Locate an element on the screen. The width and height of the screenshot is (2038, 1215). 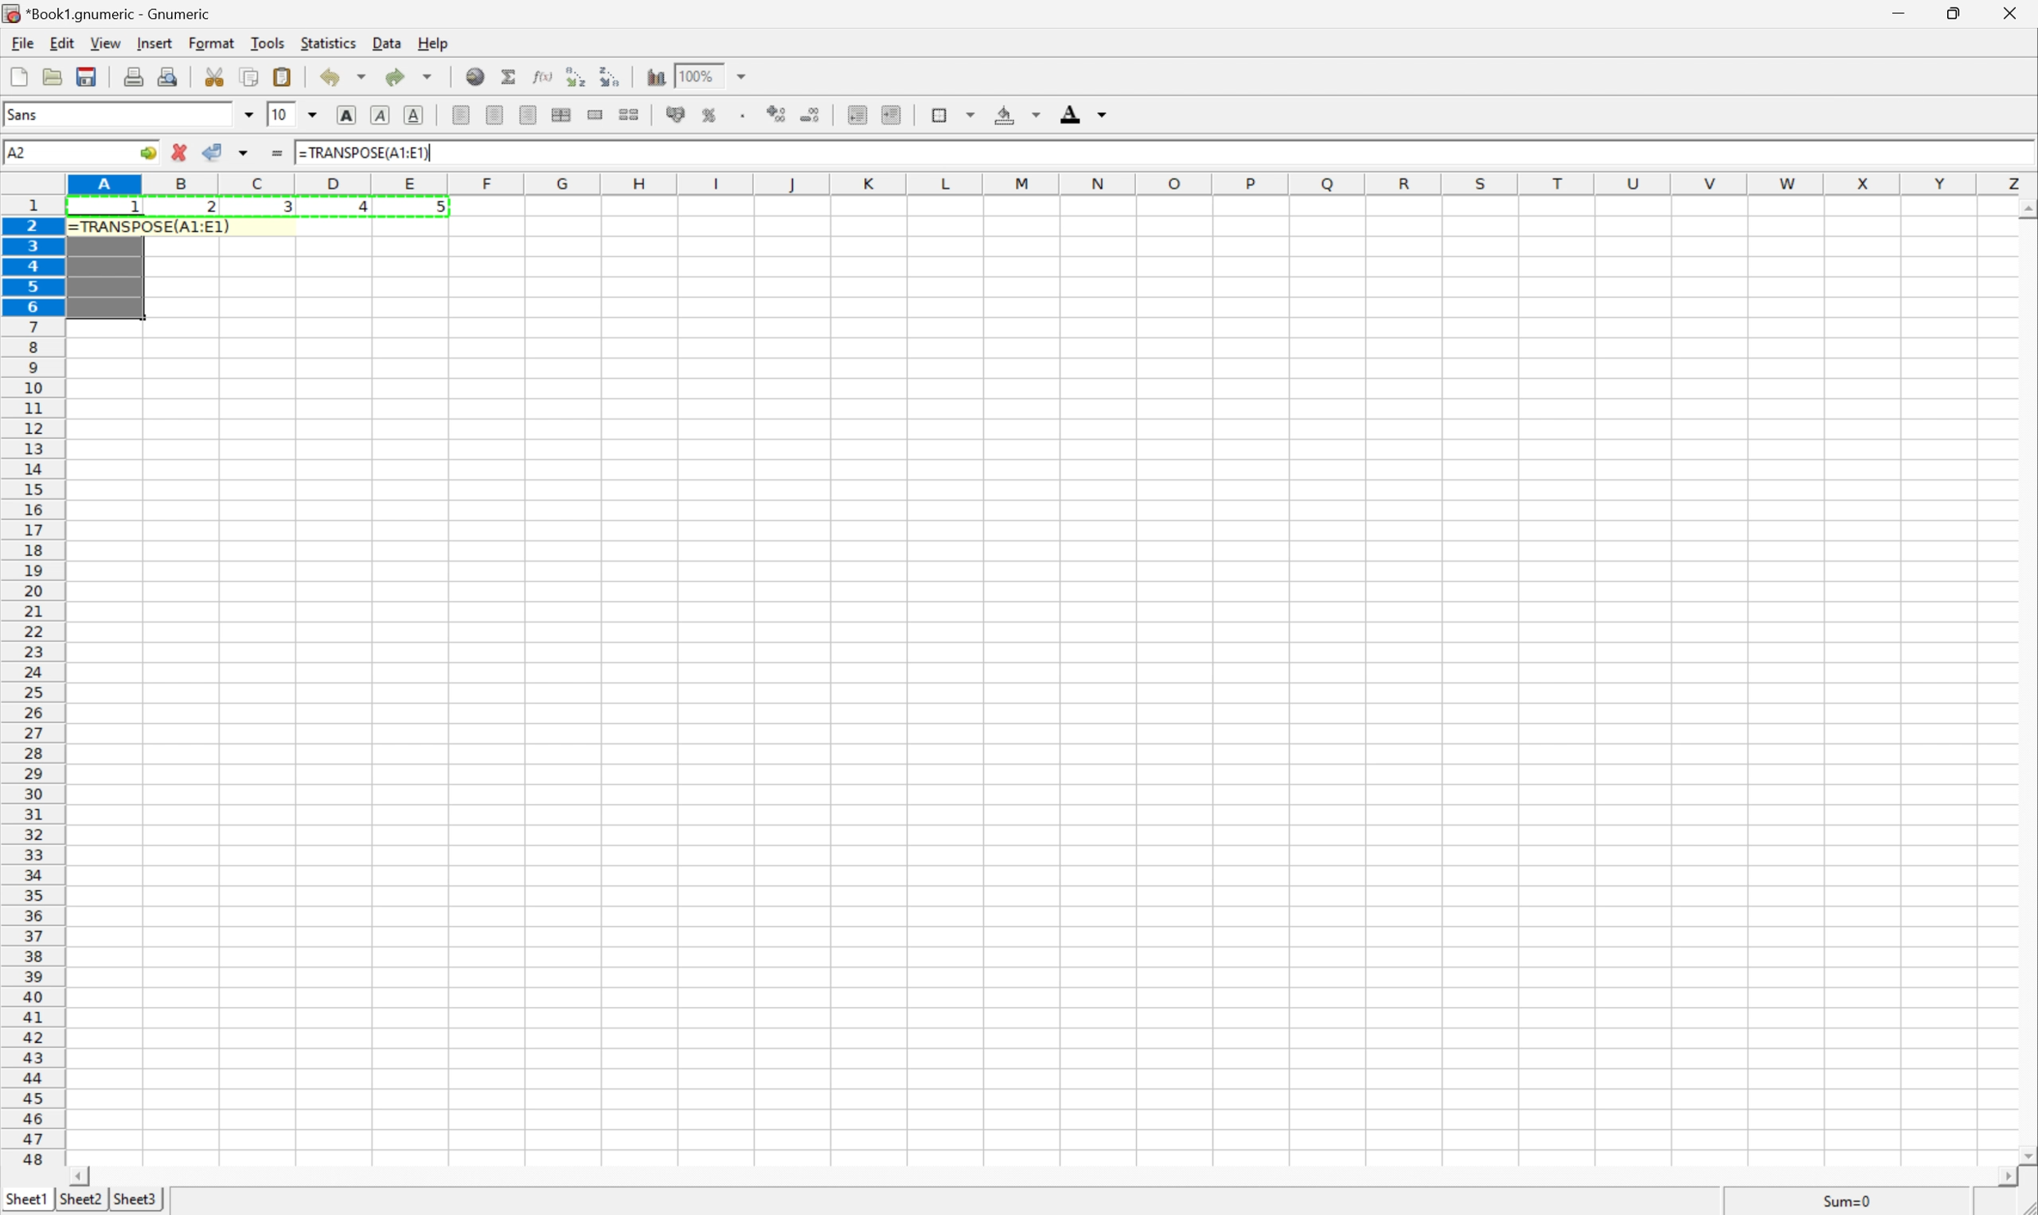
Sort the selected region in descending order based on the first column selected is located at coordinates (611, 76).